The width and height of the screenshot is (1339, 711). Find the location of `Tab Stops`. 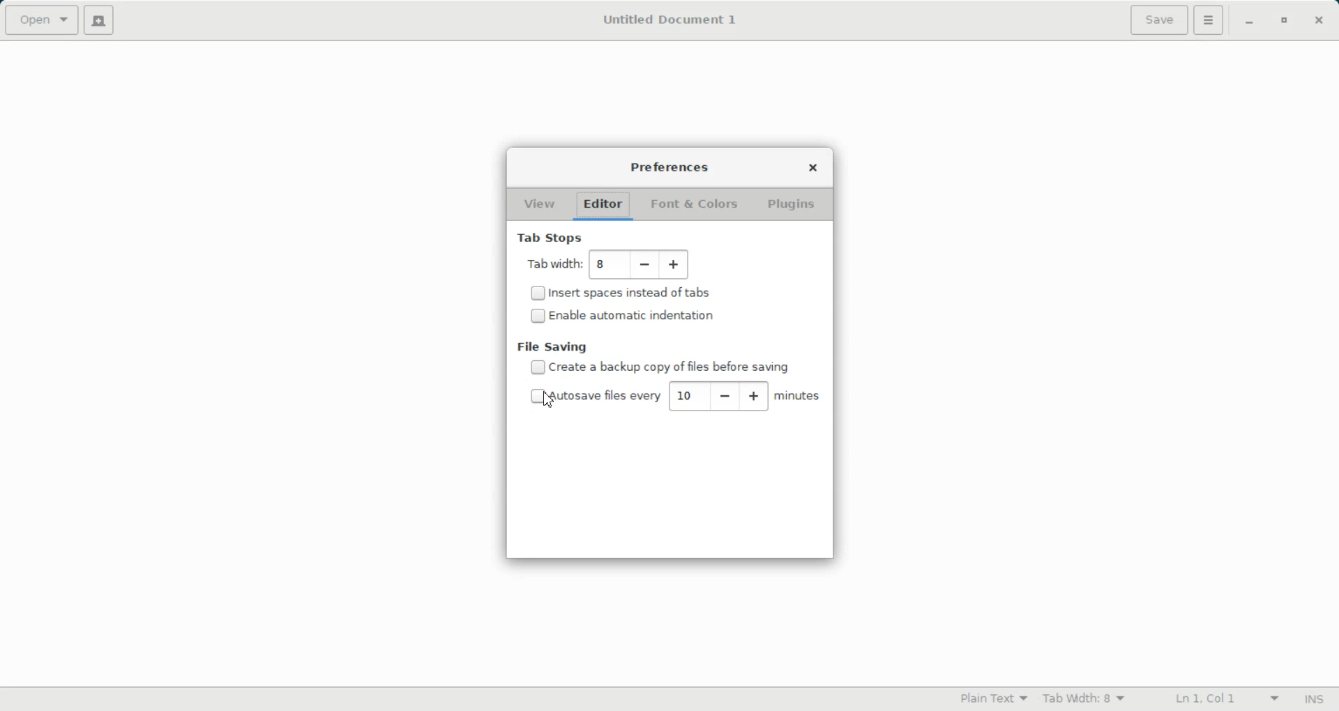

Tab Stops is located at coordinates (547, 236).